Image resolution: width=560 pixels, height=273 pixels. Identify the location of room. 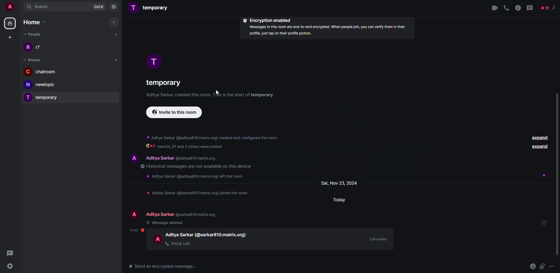
(151, 7).